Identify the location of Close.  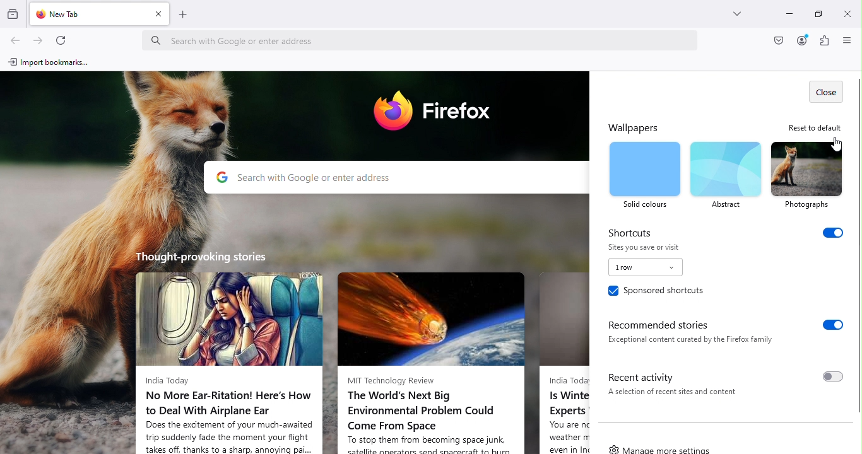
(847, 11).